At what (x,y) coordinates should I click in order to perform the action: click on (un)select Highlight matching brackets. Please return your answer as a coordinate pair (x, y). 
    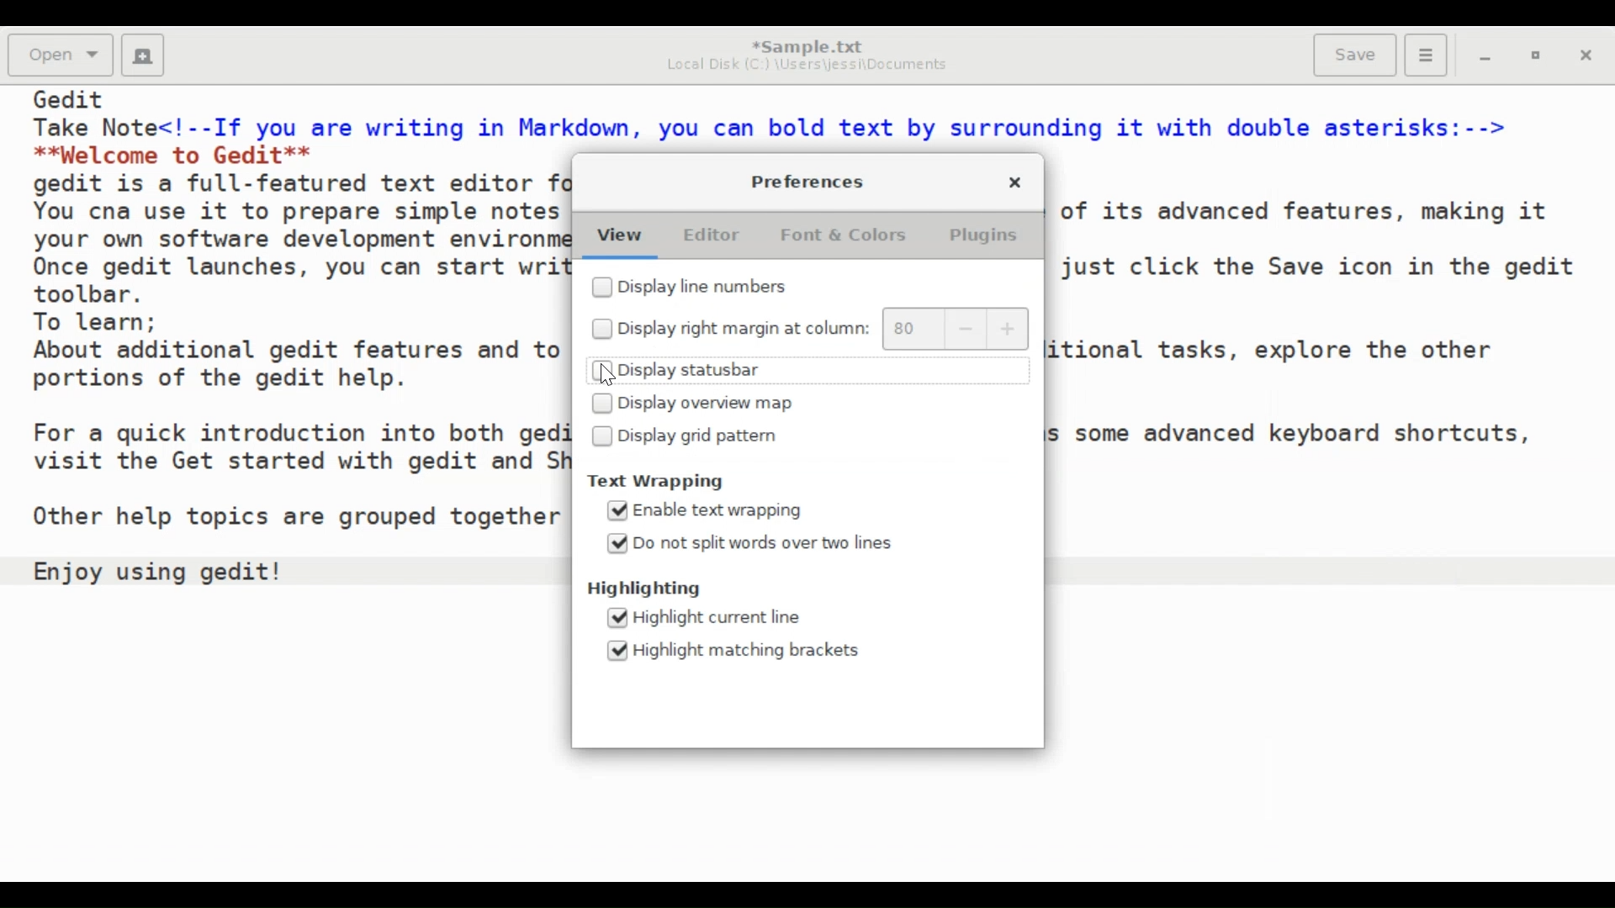
    Looking at the image, I should click on (741, 652).